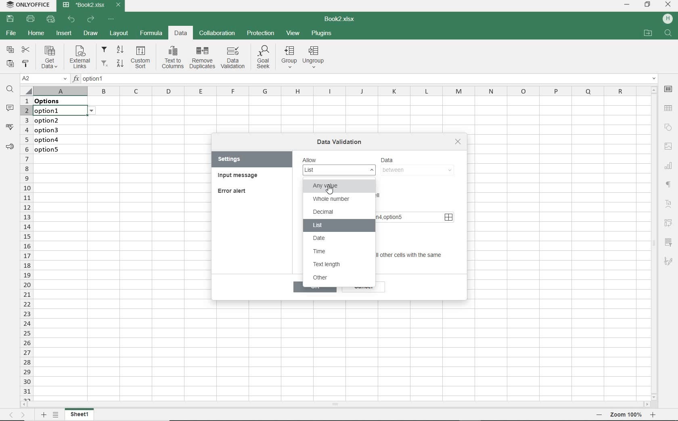 The width and height of the screenshot is (678, 421). What do you see at coordinates (323, 278) in the screenshot?
I see `other` at bounding box center [323, 278].